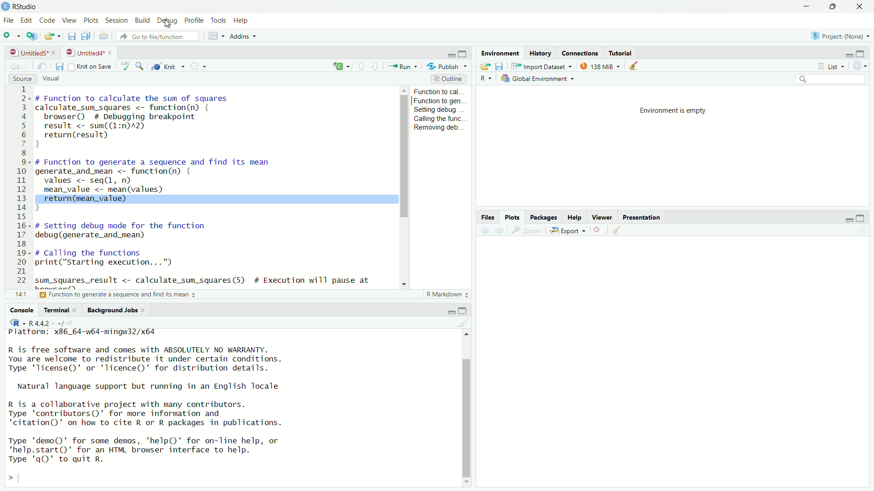 This screenshot has height=491, width=874. What do you see at coordinates (57, 51) in the screenshot?
I see `close` at bounding box center [57, 51].